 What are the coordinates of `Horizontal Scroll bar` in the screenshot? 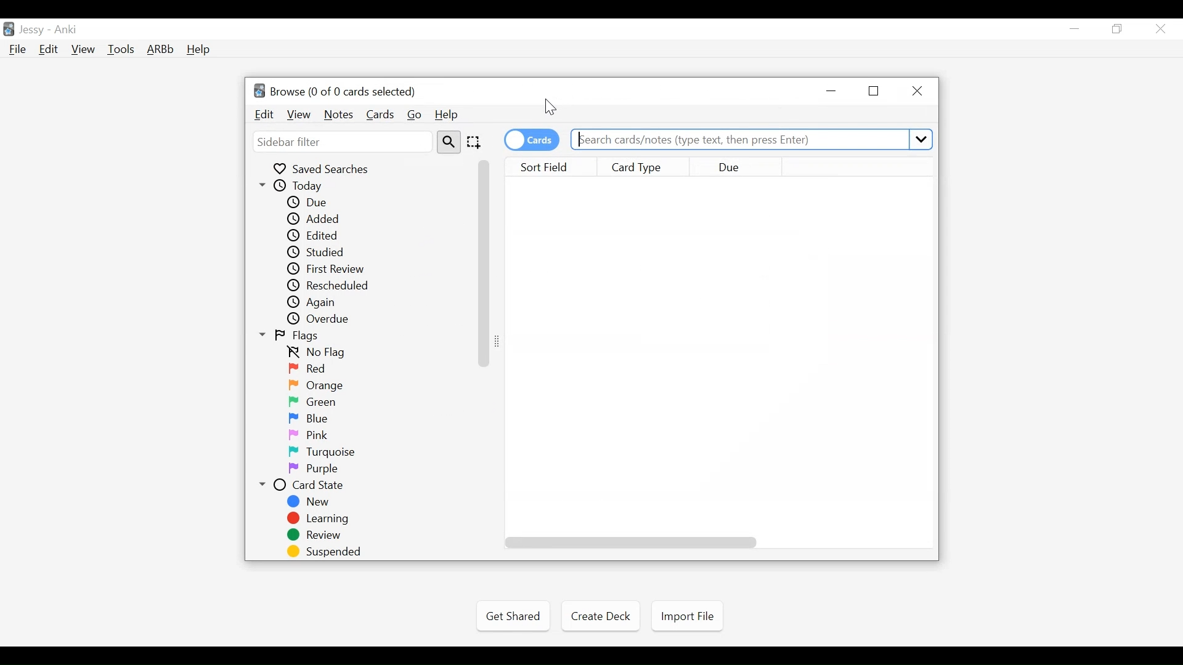 It's located at (635, 544).